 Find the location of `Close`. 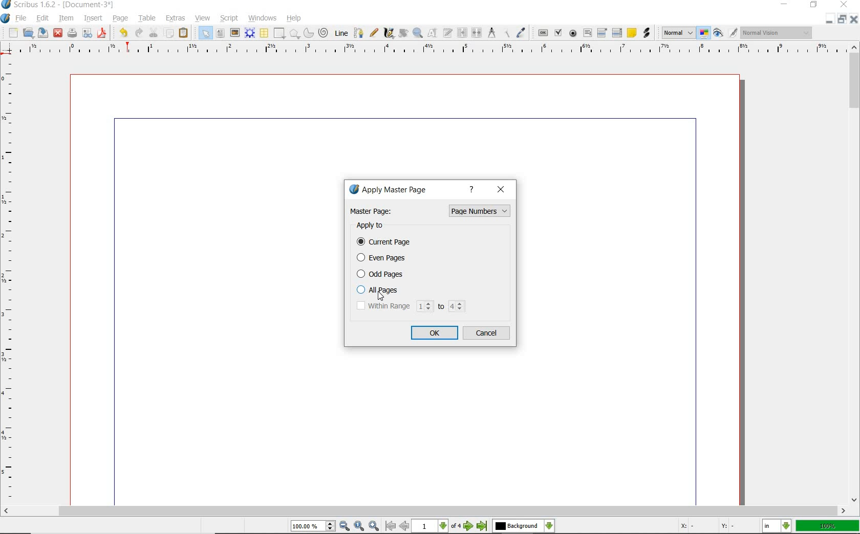

Close is located at coordinates (855, 20).